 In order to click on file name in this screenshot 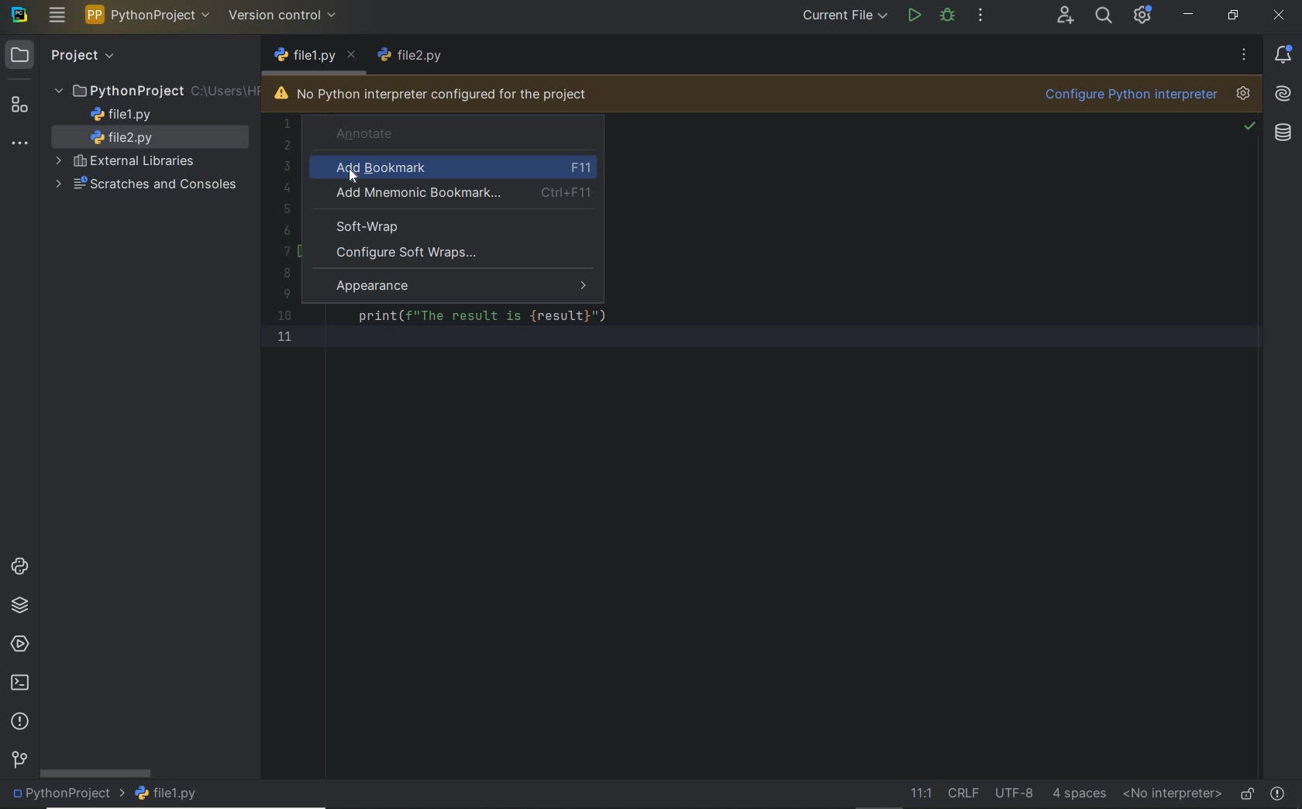, I will do `click(316, 57)`.